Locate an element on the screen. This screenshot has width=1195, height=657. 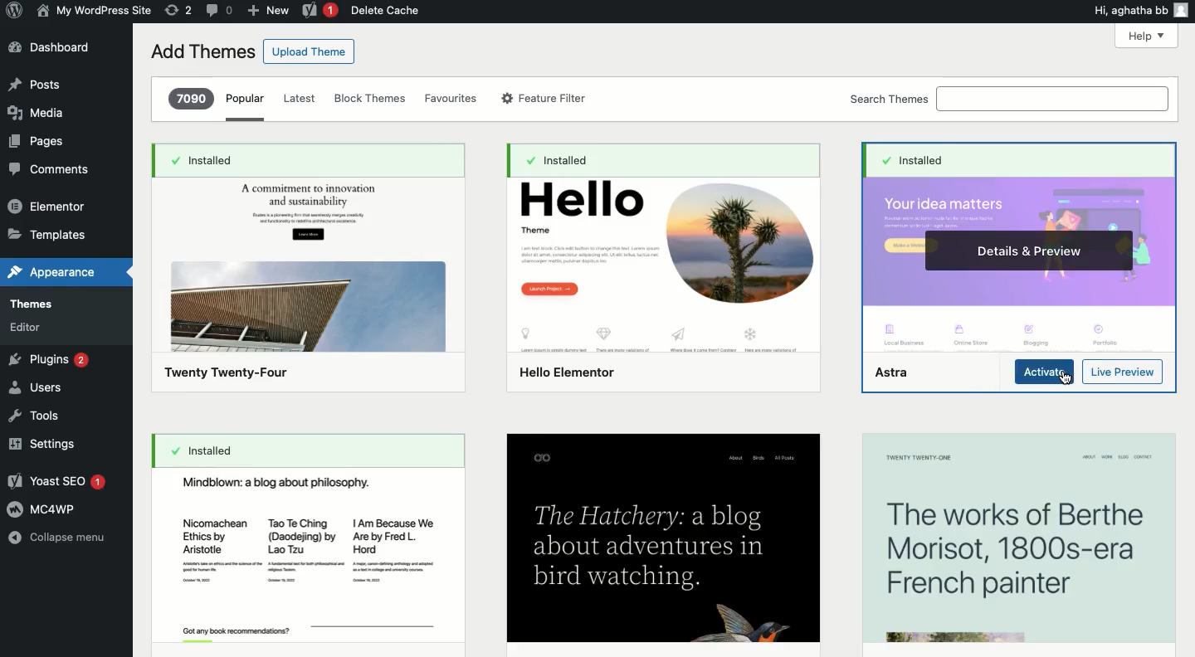
Yoast 1 is located at coordinates (319, 11).